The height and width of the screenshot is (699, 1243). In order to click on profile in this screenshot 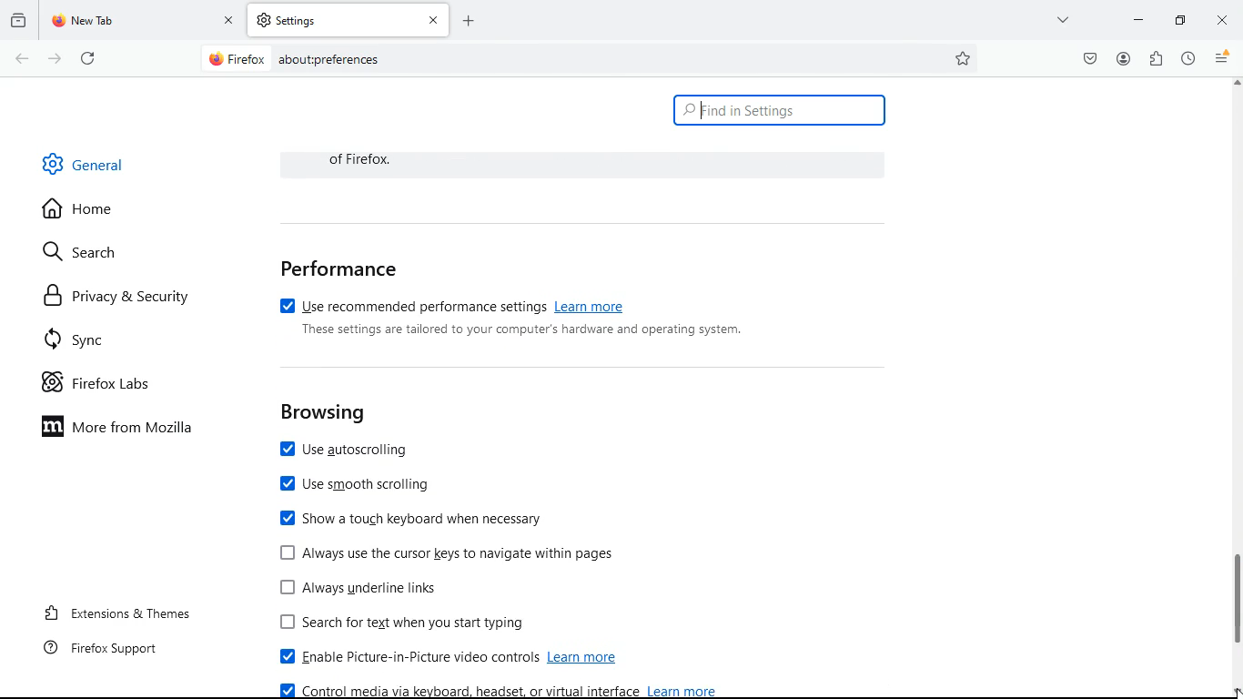, I will do `click(1123, 58)`.